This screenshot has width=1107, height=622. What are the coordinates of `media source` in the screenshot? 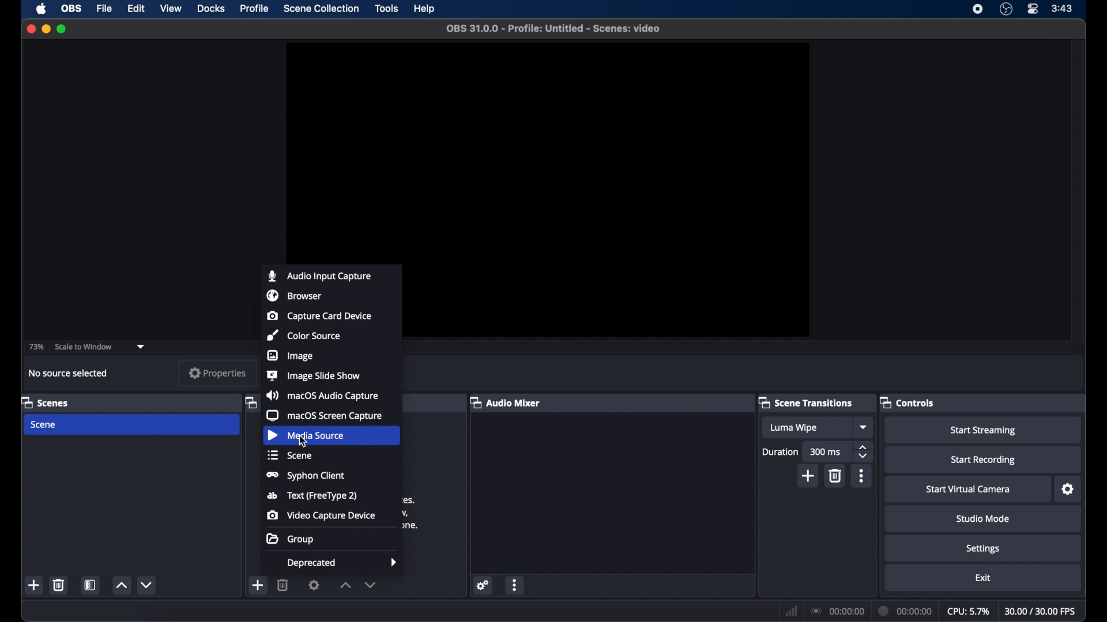 It's located at (306, 436).